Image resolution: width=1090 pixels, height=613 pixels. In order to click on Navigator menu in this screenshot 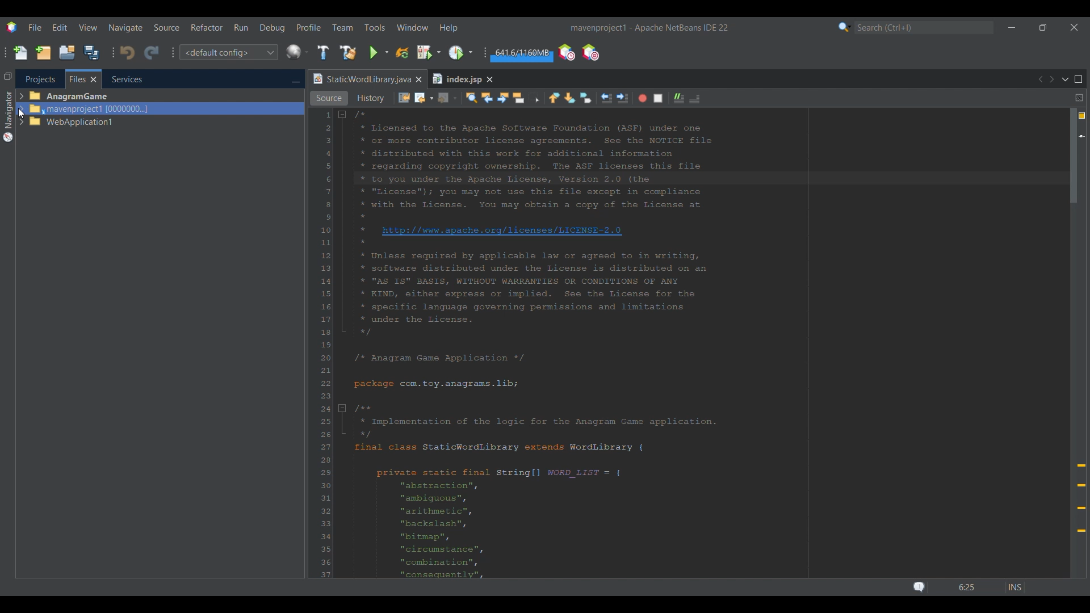, I will do `click(8, 116)`.